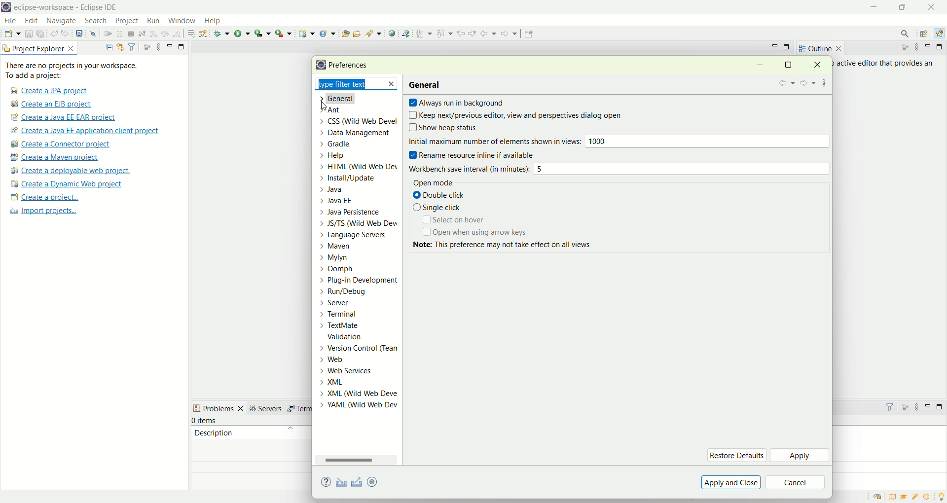  Describe the element at coordinates (358, 213) in the screenshot. I see `java persistence` at that location.